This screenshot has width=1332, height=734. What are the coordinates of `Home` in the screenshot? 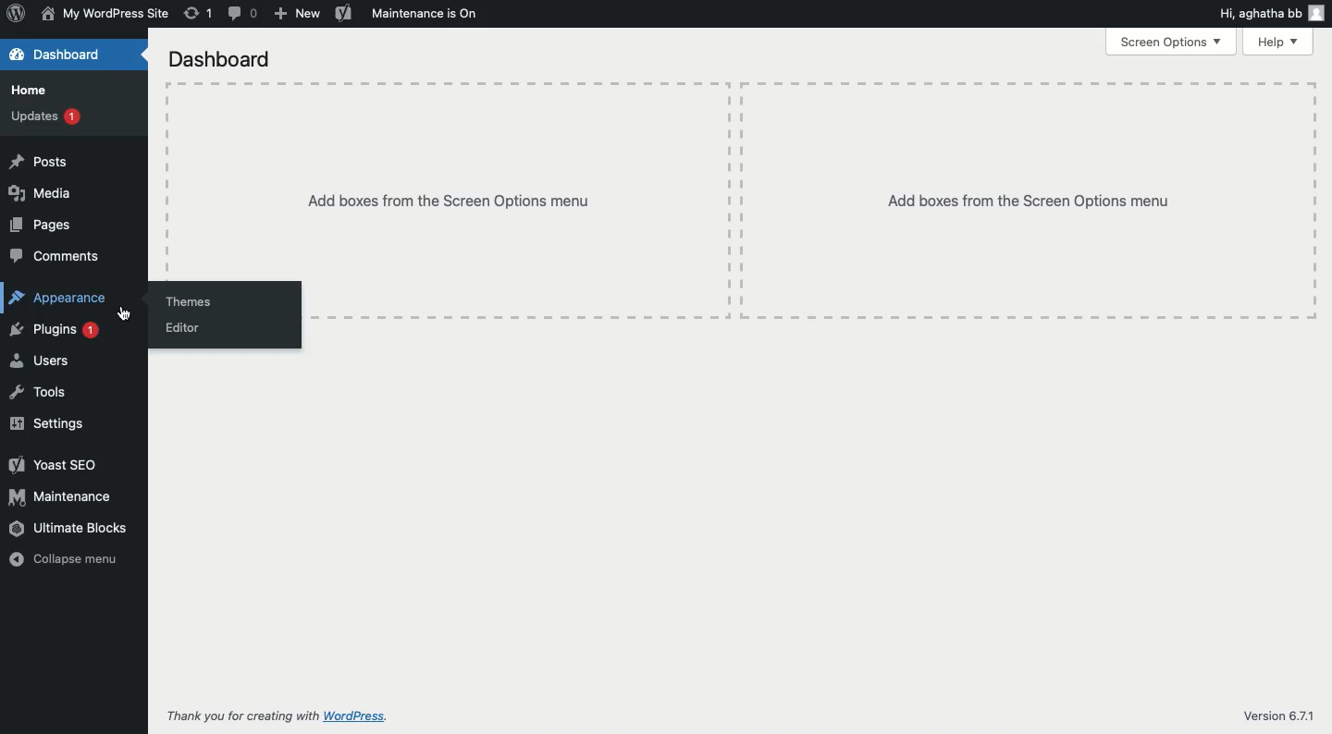 It's located at (36, 91).